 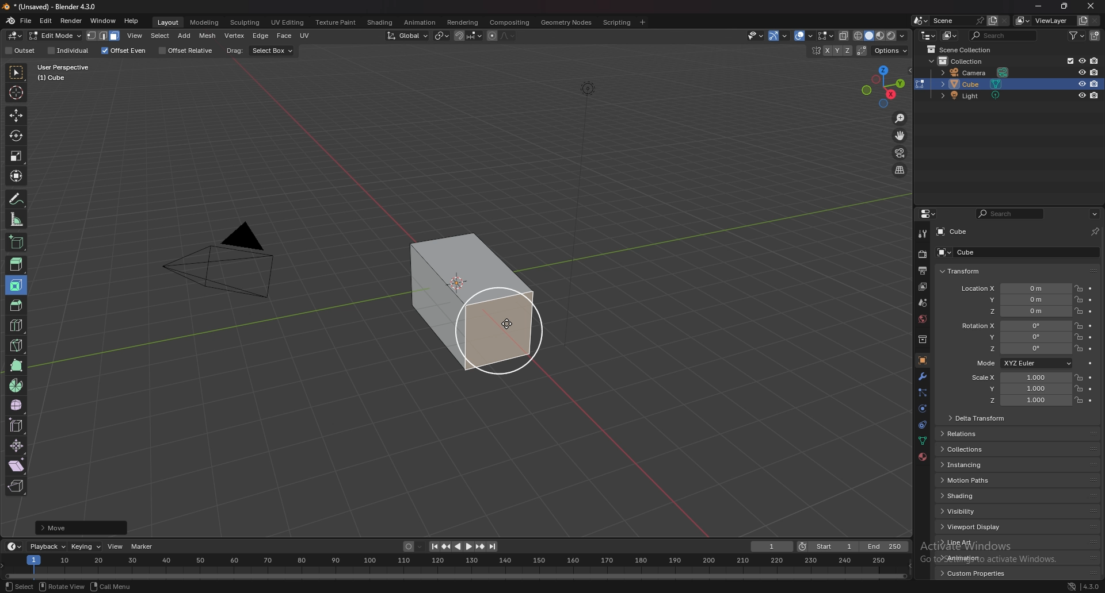 What do you see at coordinates (805, 36) in the screenshot?
I see `show overlays` at bounding box center [805, 36].